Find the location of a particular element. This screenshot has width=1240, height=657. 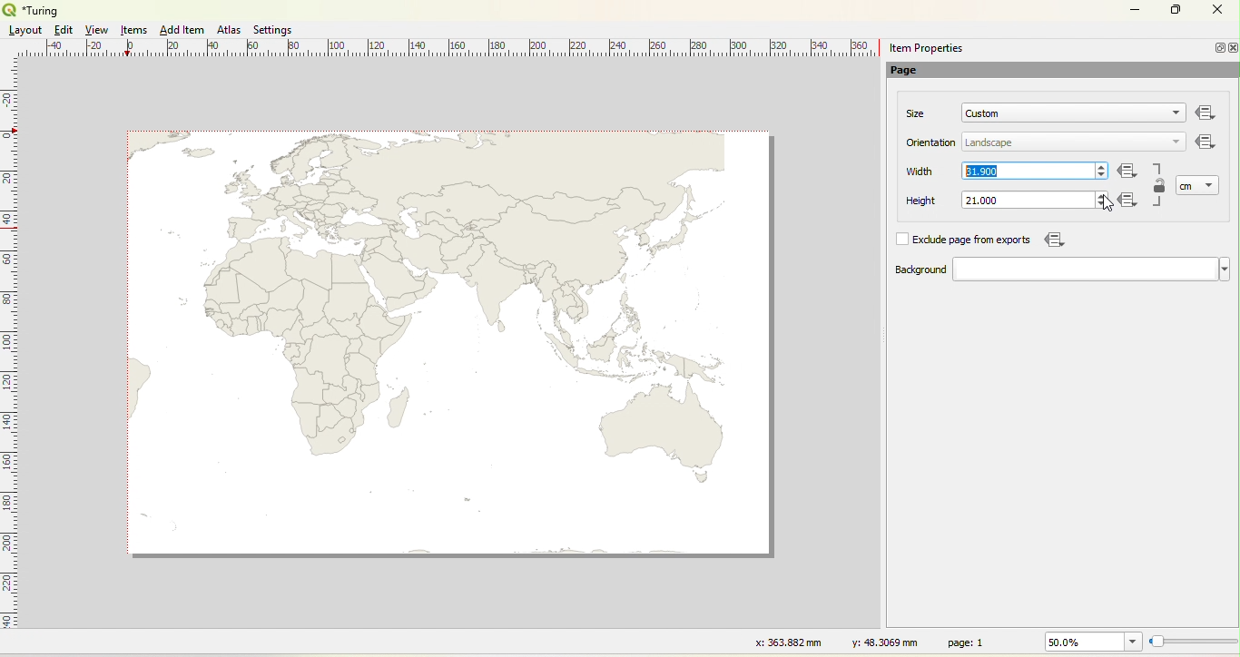

close is located at coordinates (1232, 48).